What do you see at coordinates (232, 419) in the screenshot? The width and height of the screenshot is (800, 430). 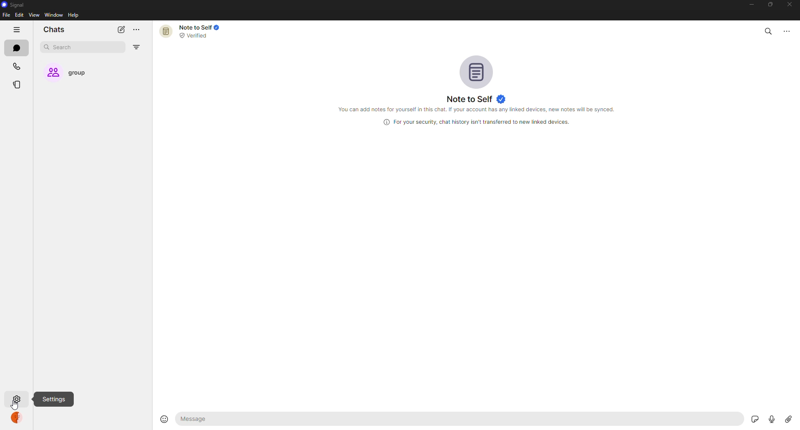 I see `message` at bounding box center [232, 419].